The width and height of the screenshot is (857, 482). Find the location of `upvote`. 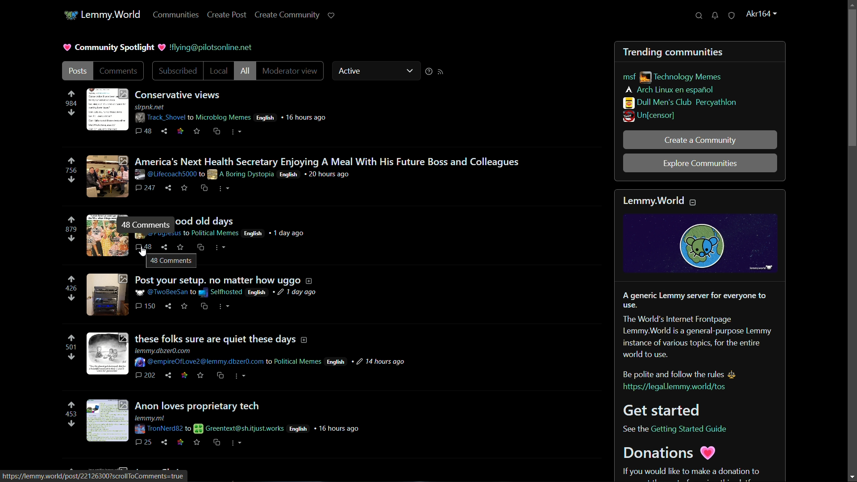

upvote is located at coordinates (71, 95).